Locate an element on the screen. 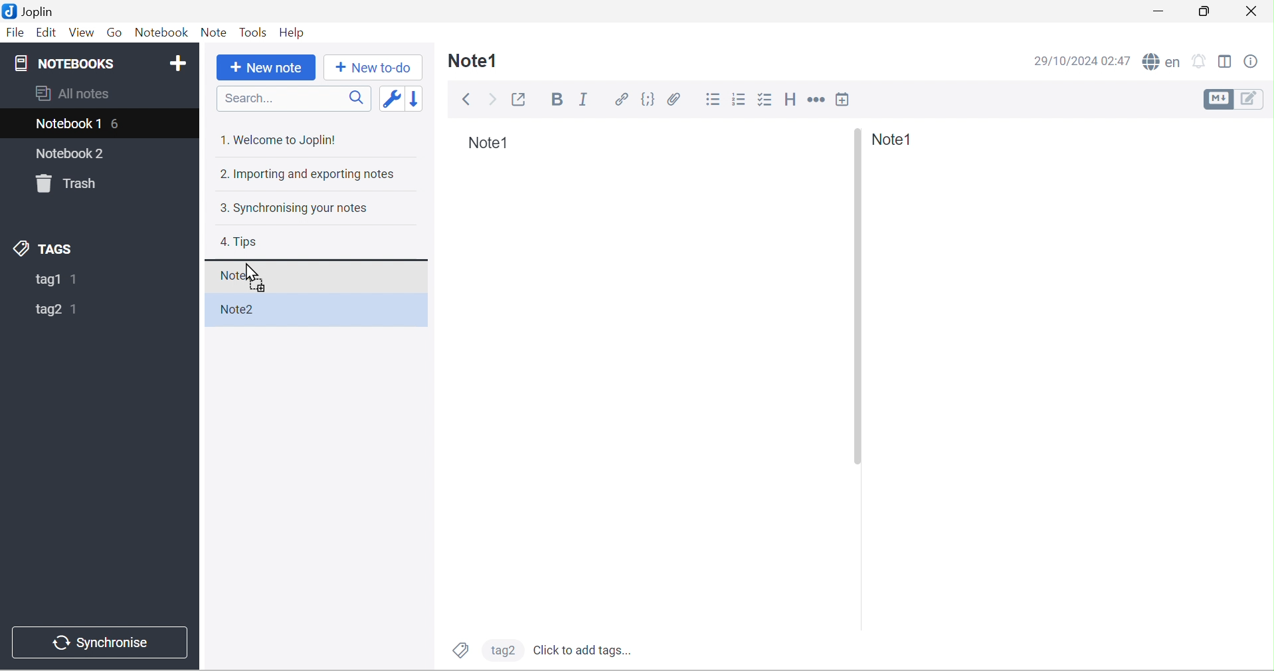 The width and height of the screenshot is (1274, 671). Heading is located at coordinates (792, 101).